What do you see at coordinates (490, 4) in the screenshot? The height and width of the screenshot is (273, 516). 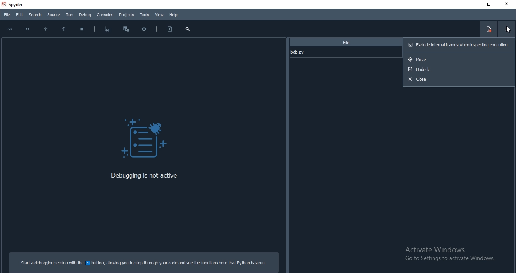 I see `Restore` at bounding box center [490, 4].